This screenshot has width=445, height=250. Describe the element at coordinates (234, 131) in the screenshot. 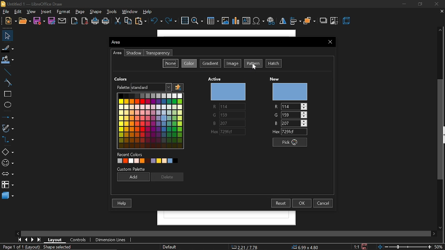

I see `729fcf` at that location.